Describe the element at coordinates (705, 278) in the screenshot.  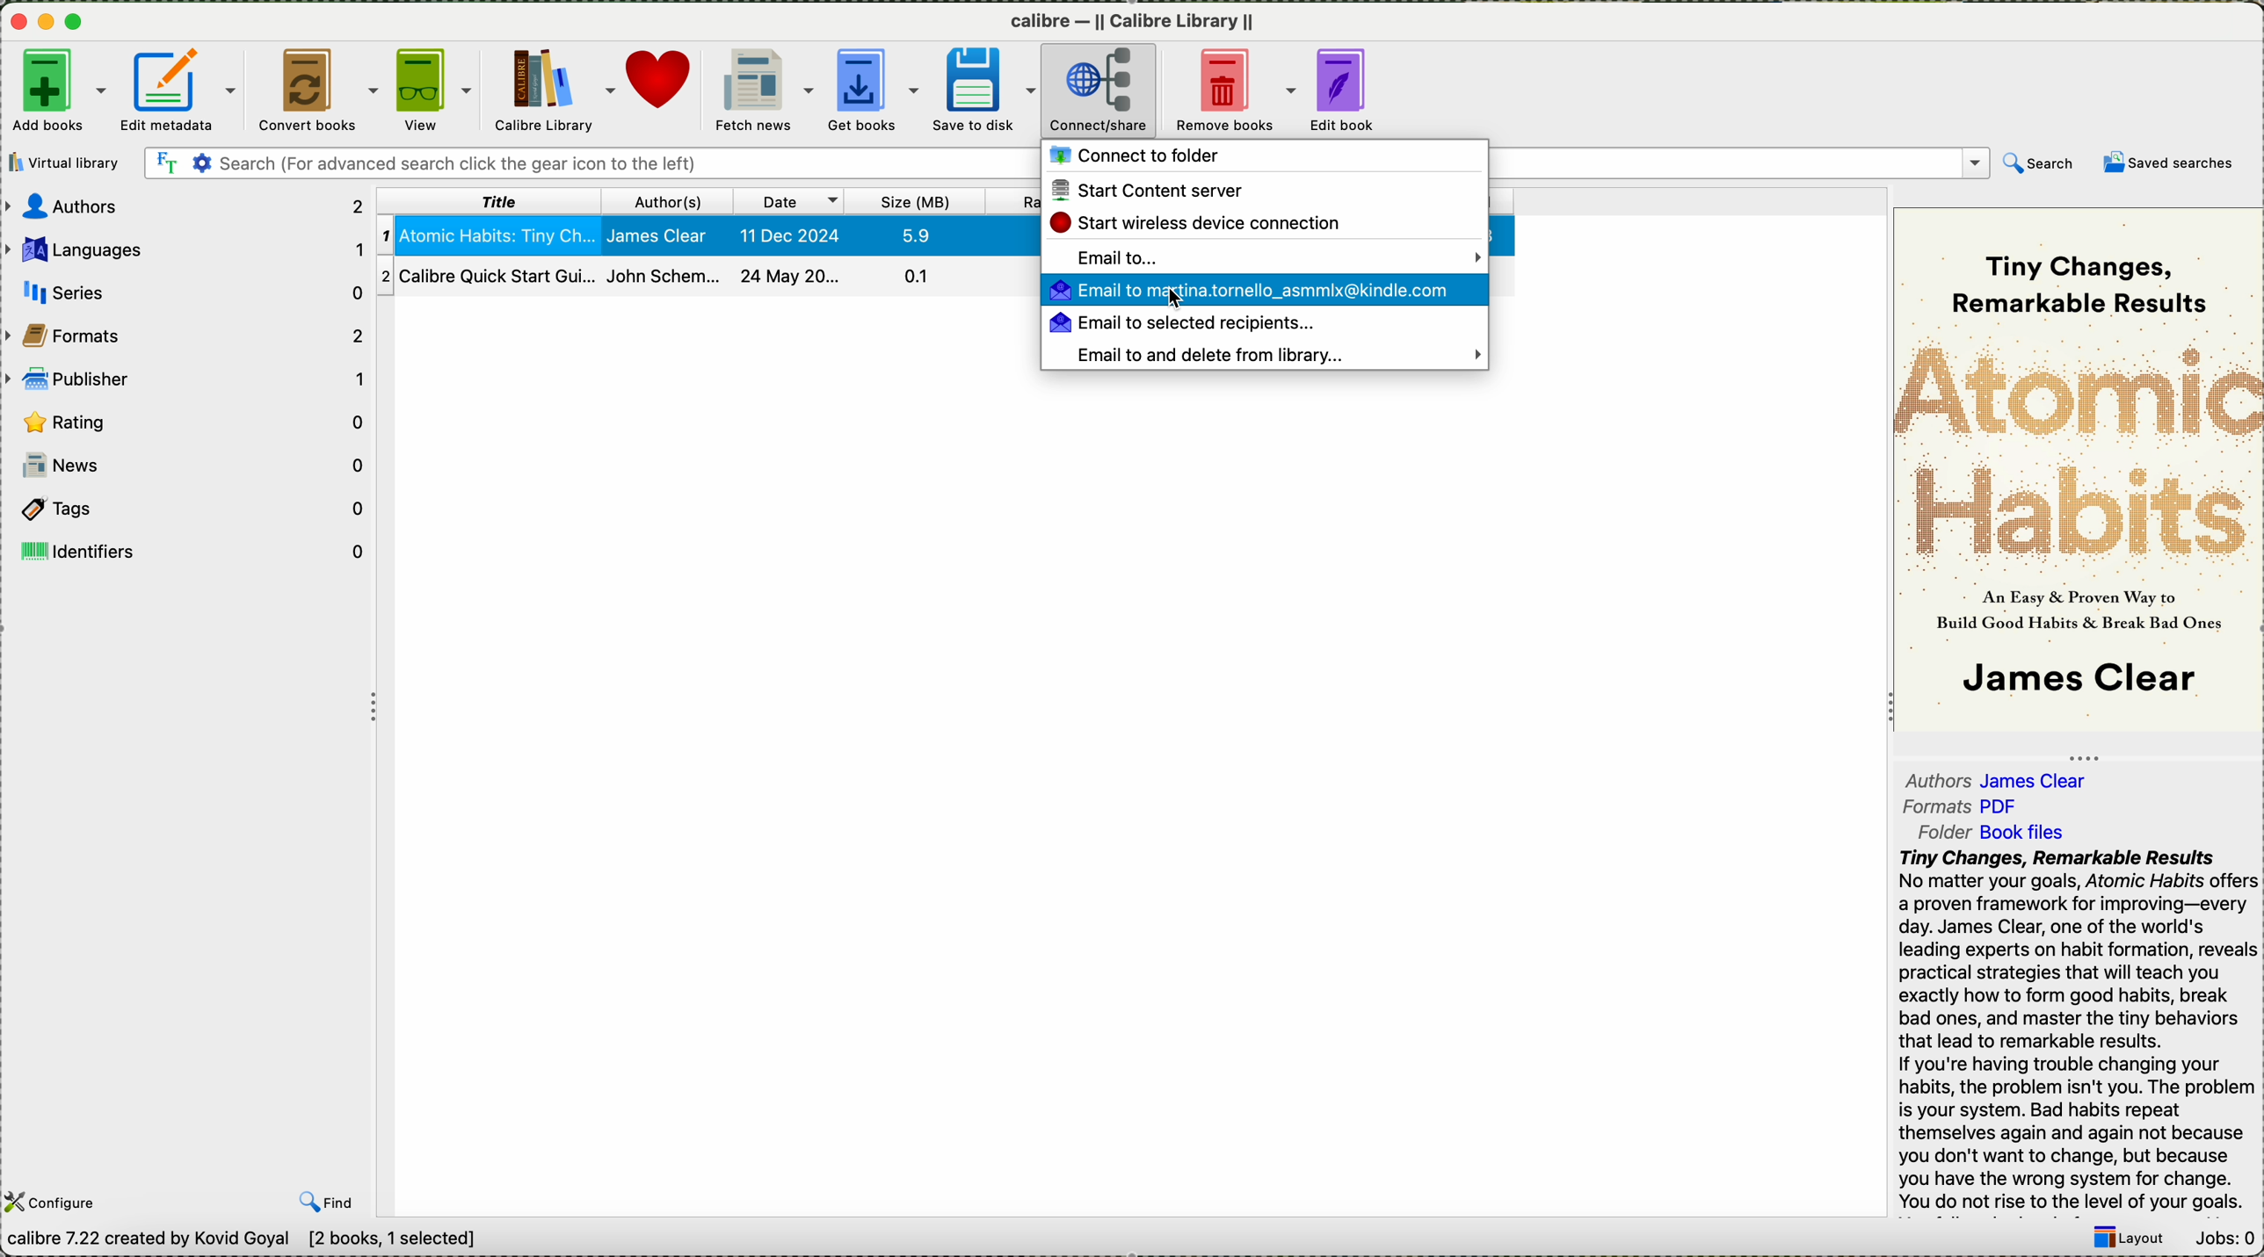
I see `second book` at that location.